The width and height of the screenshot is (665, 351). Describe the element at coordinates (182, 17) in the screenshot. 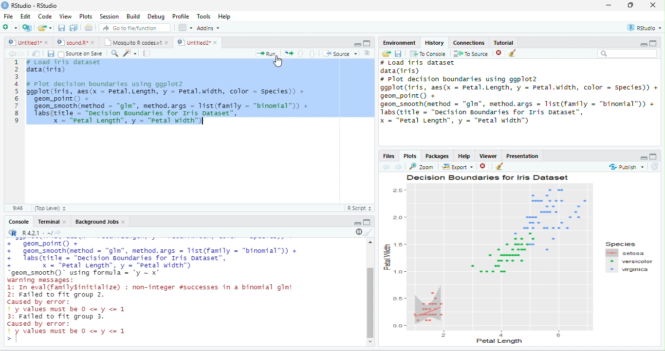

I see `Profile` at that location.